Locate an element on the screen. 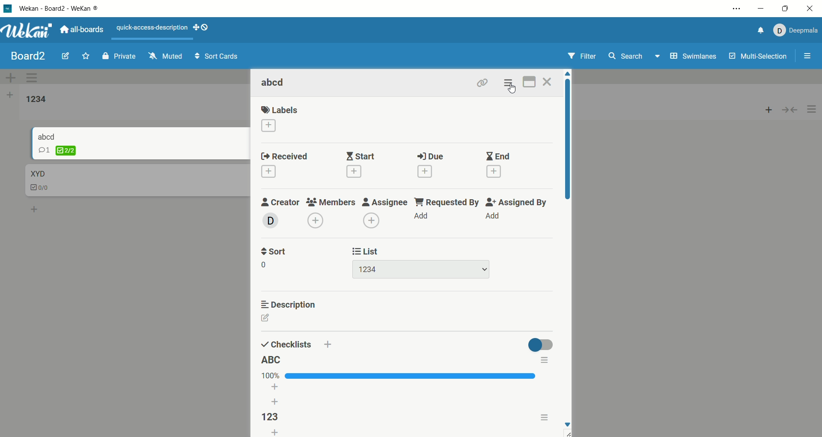  list title is located at coordinates (34, 99).